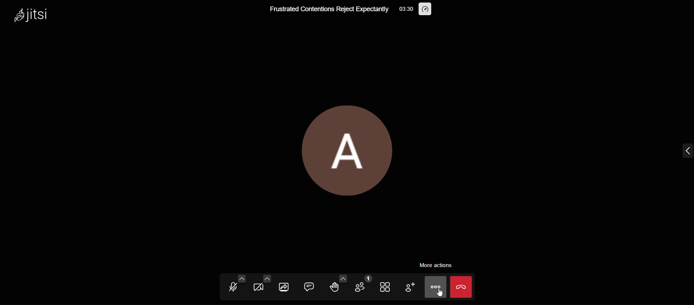 This screenshot has height=305, width=694. I want to click on cursor, so click(440, 295).